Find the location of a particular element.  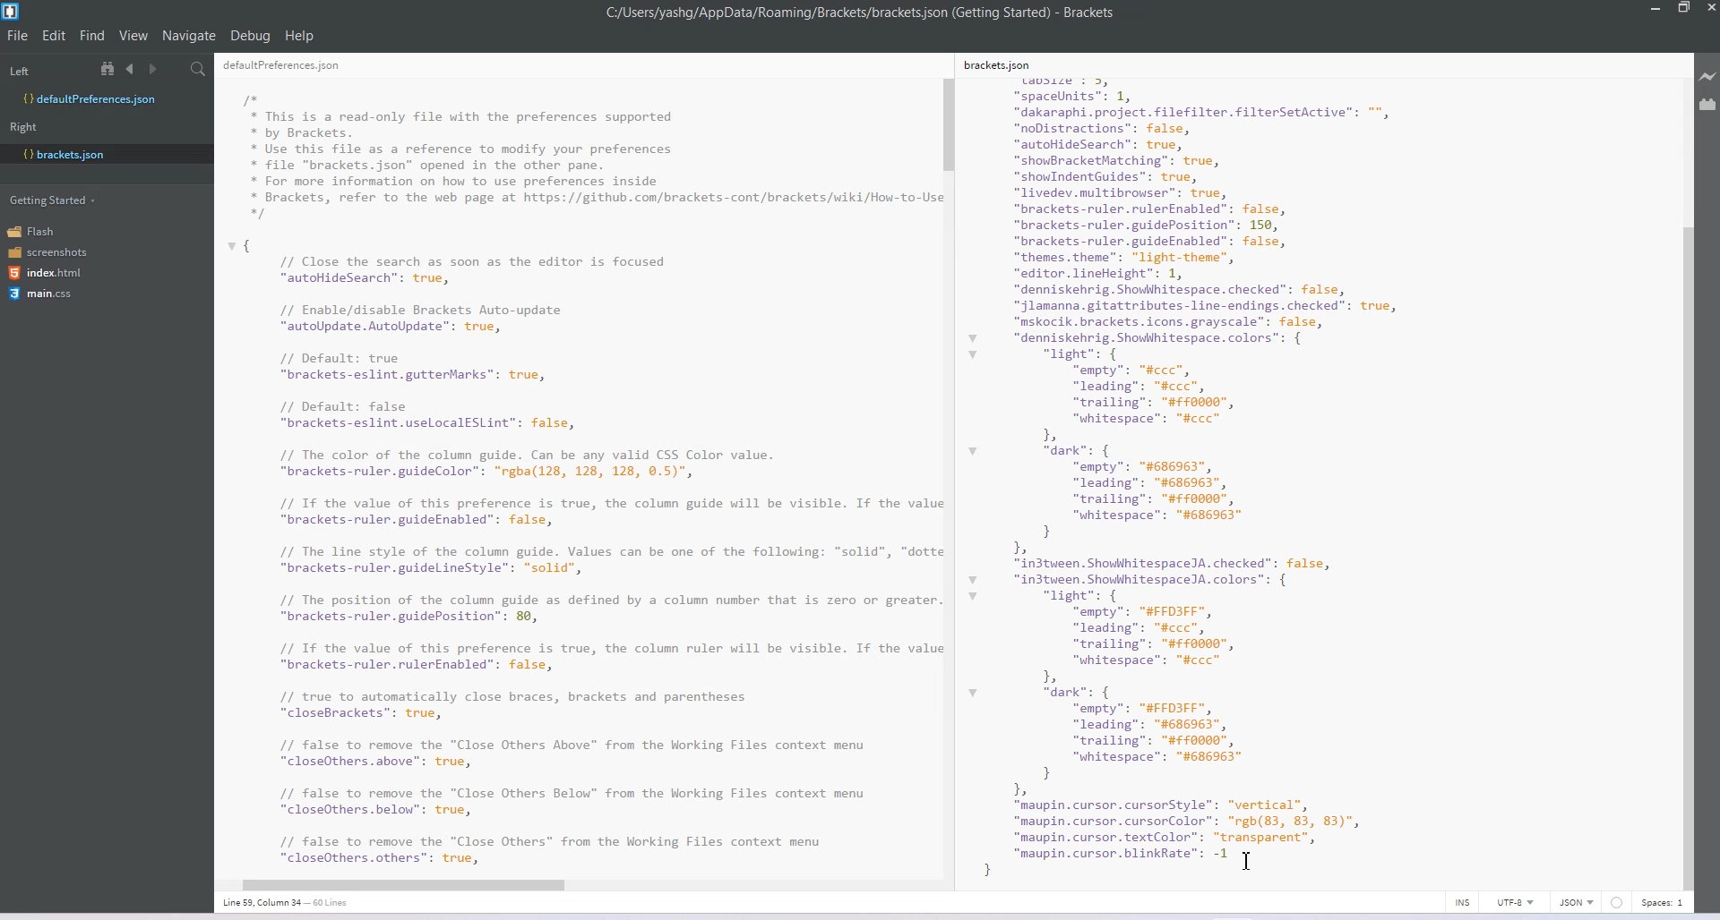

Navigate is located at coordinates (191, 36).